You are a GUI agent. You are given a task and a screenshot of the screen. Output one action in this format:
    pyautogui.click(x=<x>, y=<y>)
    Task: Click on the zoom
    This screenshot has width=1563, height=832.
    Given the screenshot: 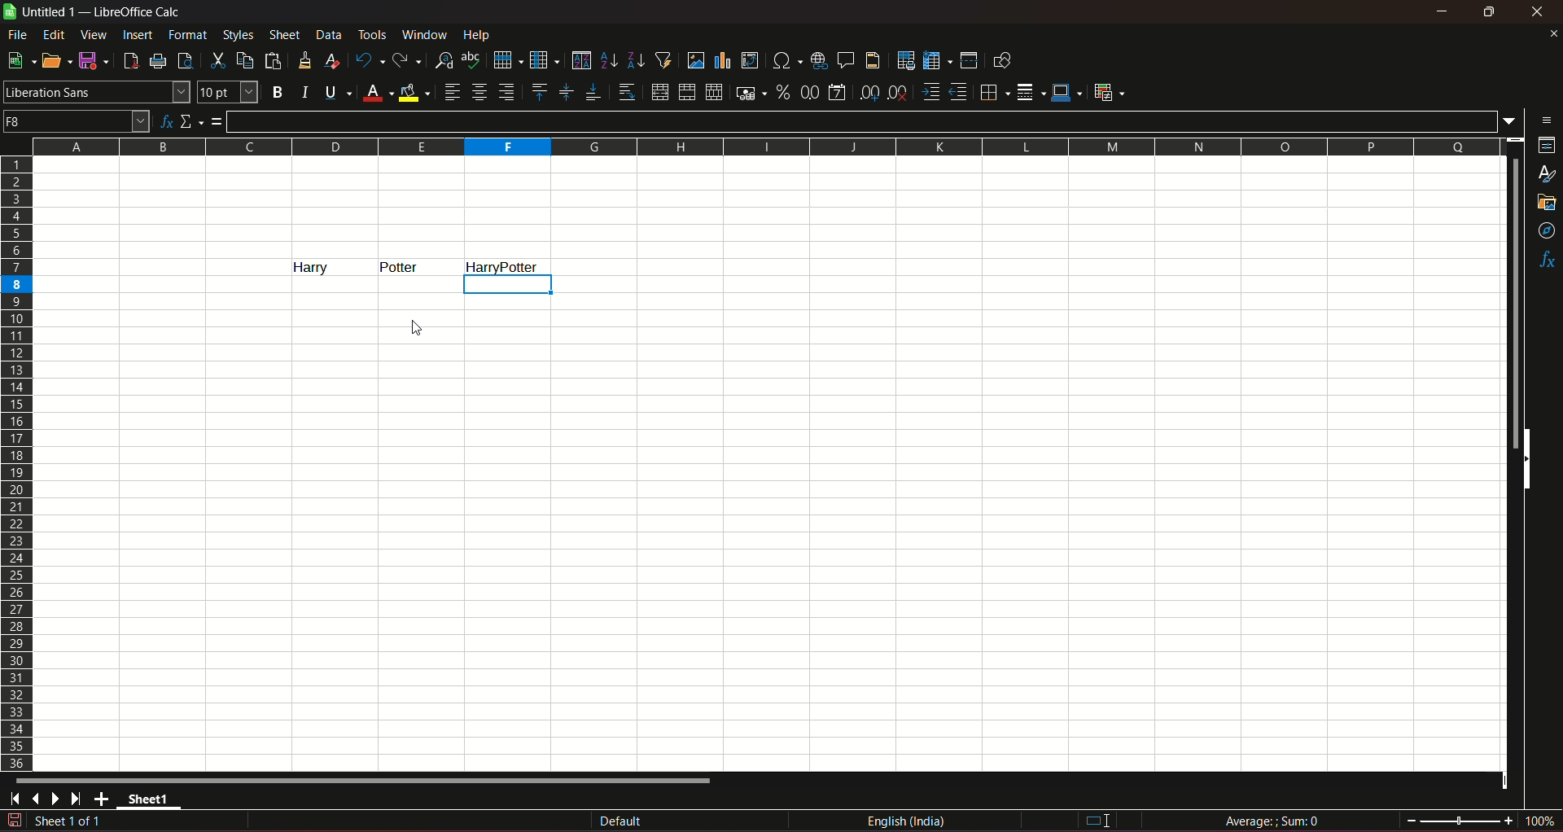 What is the action you would take?
    pyautogui.click(x=1481, y=819)
    